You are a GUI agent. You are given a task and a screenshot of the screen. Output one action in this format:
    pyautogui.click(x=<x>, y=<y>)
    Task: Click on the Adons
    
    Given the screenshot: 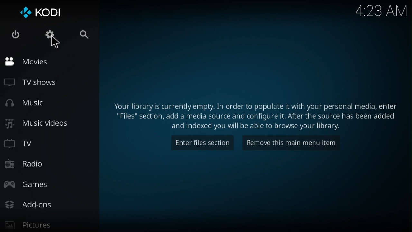 What is the action you would take?
    pyautogui.click(x=28, y=204)
    